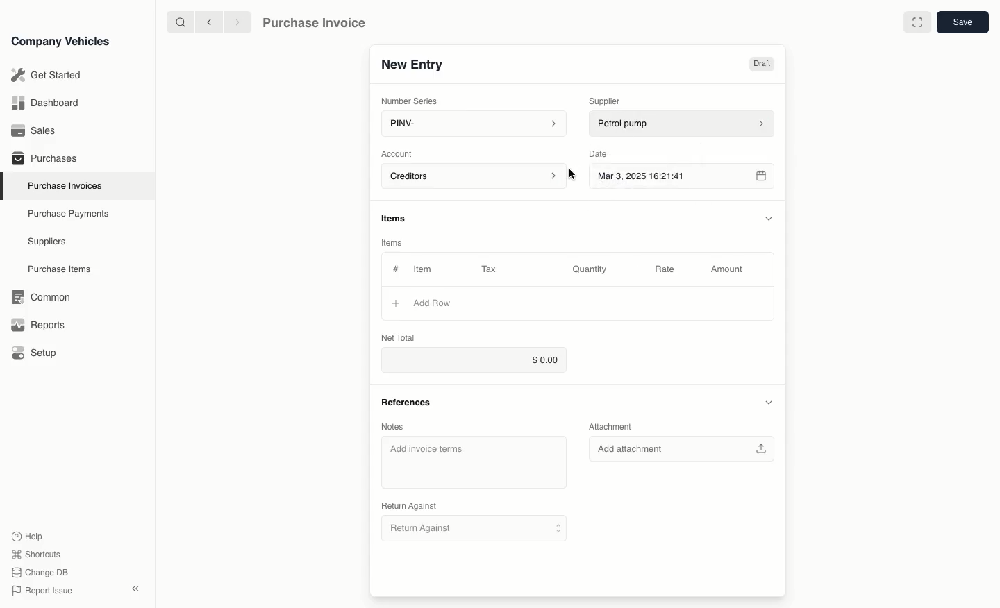 This screenshot has width=1000, height=608. I want to click on Add invoice terms., so click(472, 462).